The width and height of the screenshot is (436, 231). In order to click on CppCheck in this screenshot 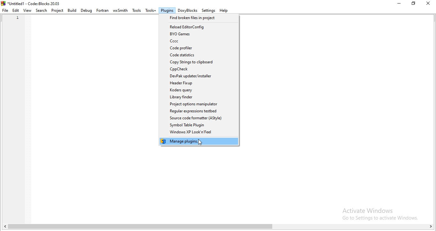, I will do `click(199, 69)`.